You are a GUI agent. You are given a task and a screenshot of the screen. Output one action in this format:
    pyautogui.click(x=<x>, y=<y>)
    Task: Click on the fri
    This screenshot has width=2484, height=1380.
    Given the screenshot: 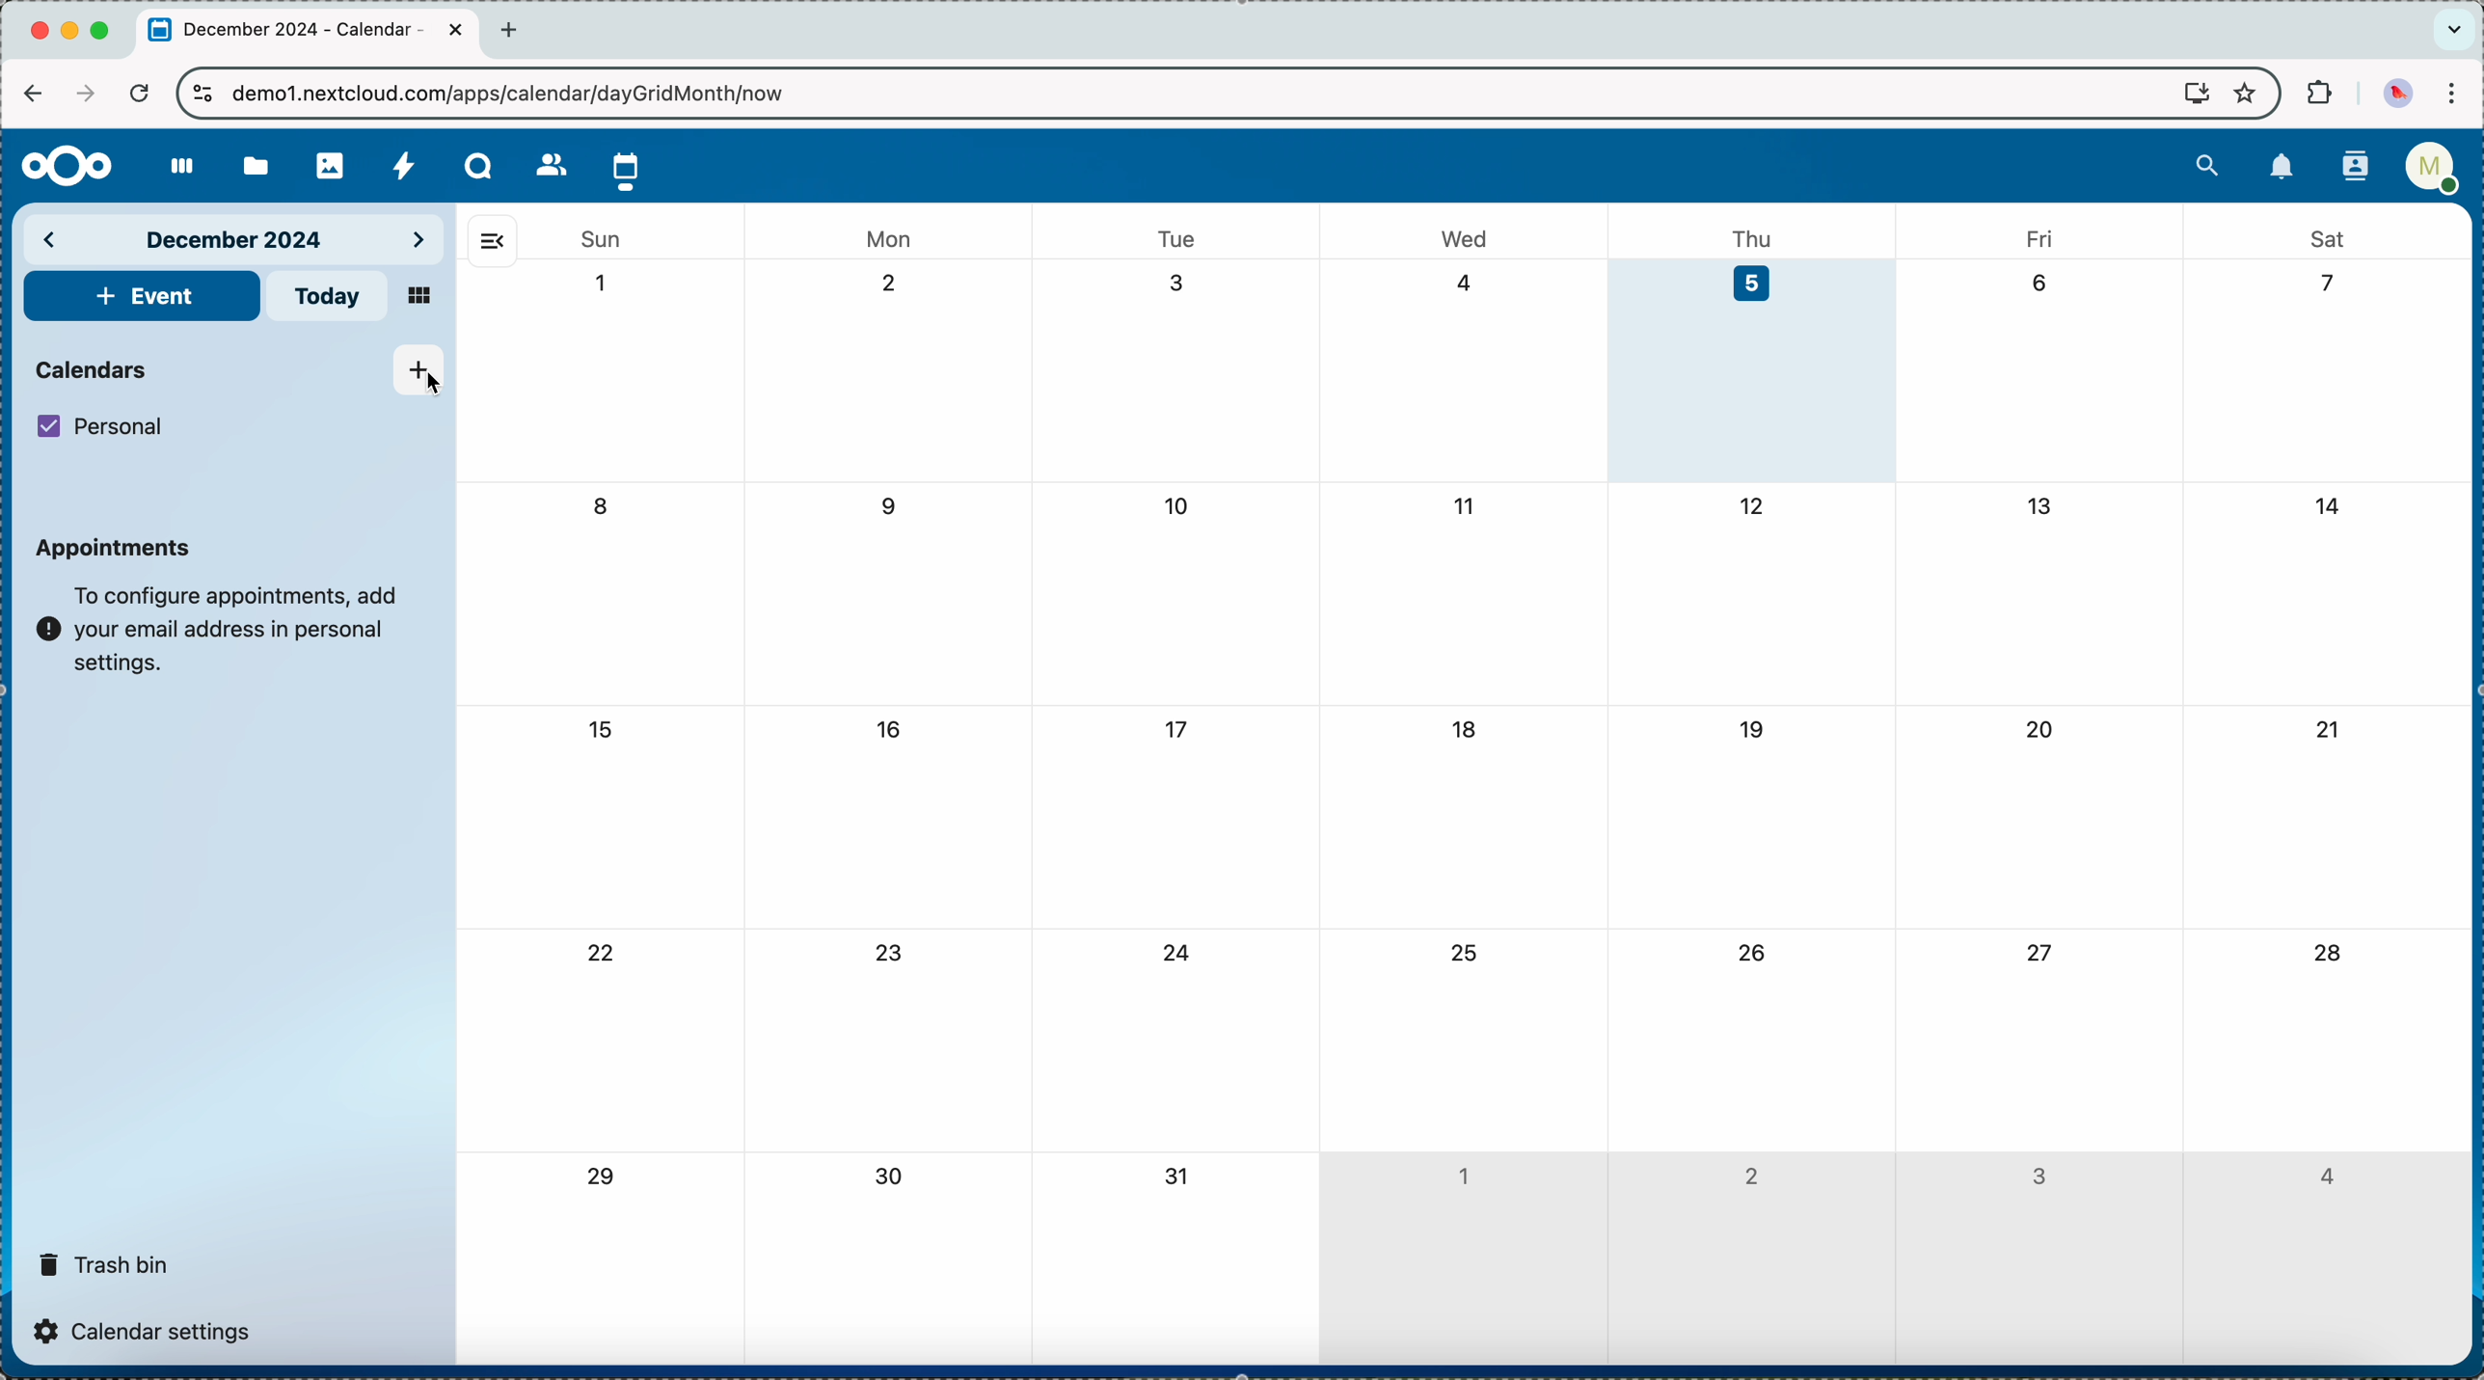 What is the action you would take?
    pyautogui.click(x=2037, y=237)
    